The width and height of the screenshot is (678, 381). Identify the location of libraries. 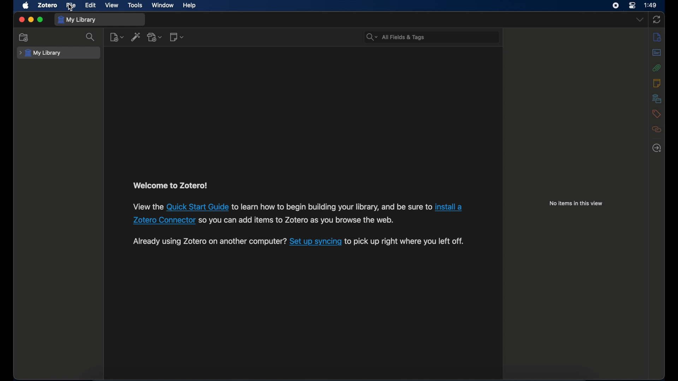
(657, 98).